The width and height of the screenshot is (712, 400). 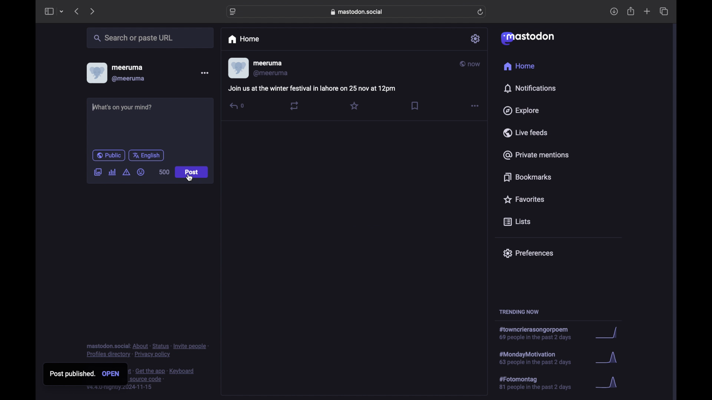 What do you see at coordinates (271, 73) in the screenshot?
I see `@meeruma` at bounding box center [271, 73].